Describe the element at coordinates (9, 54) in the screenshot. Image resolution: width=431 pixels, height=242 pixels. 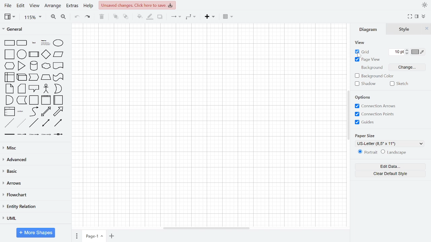
I see `square` at that location.